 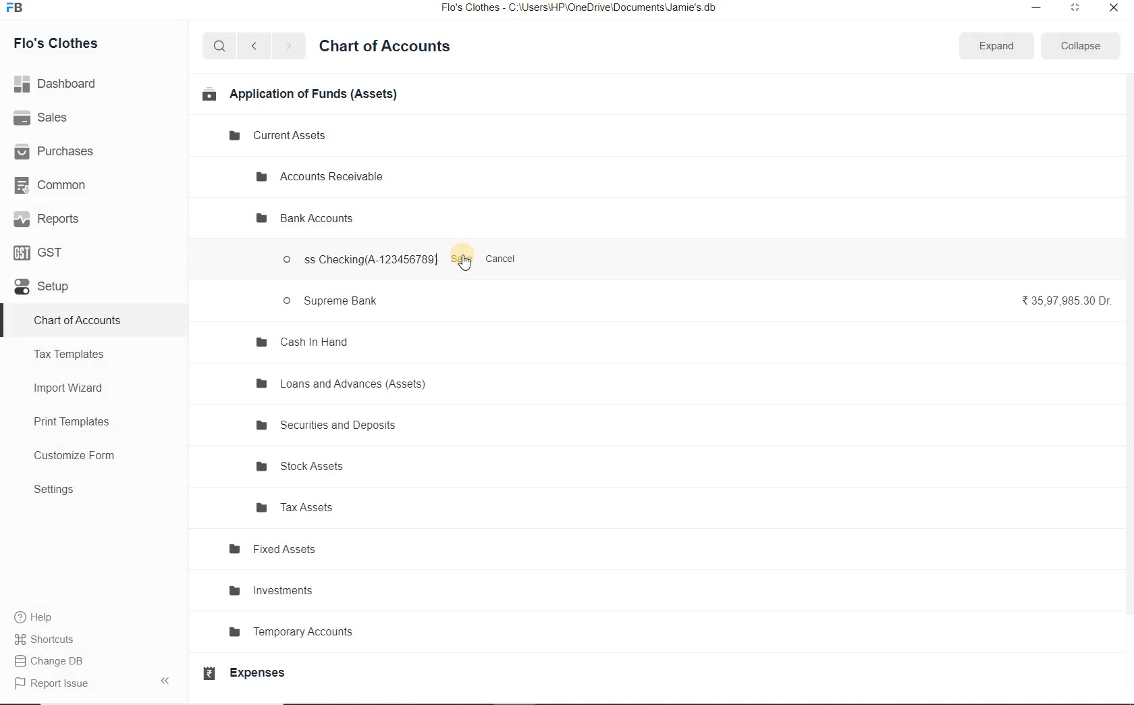 I want to click on Securities and Deposits, so click(x=335, y=425).